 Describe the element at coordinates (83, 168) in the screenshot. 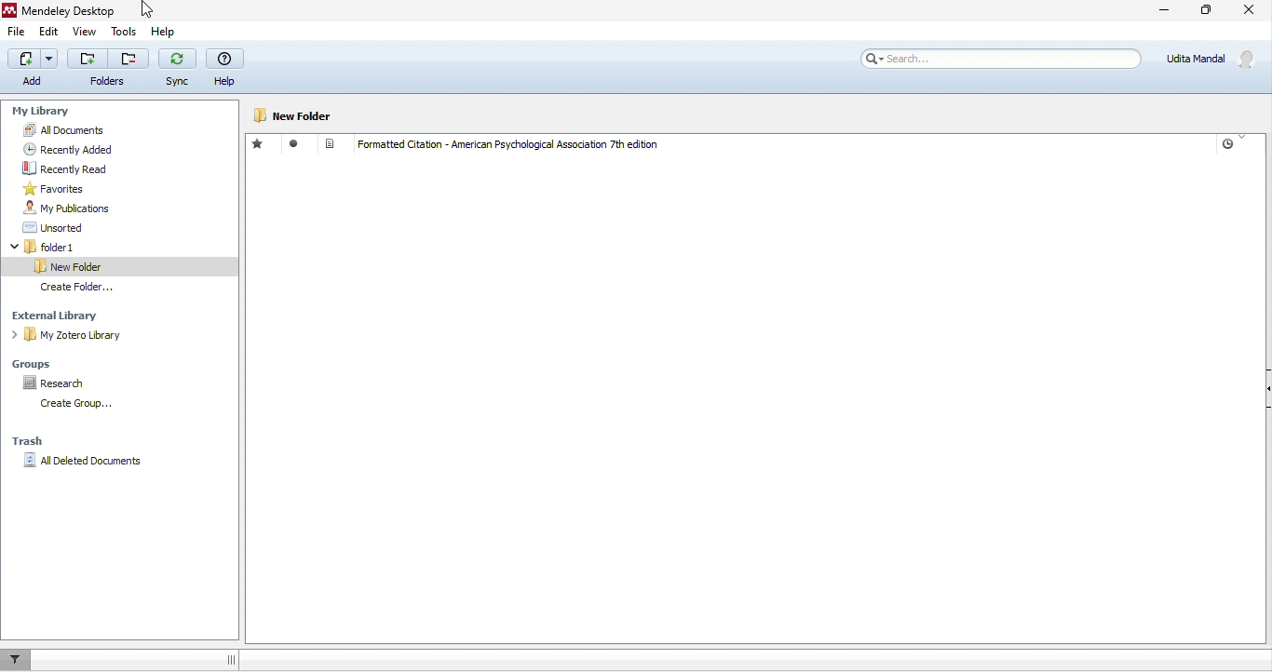

I see `recently read` at that location.